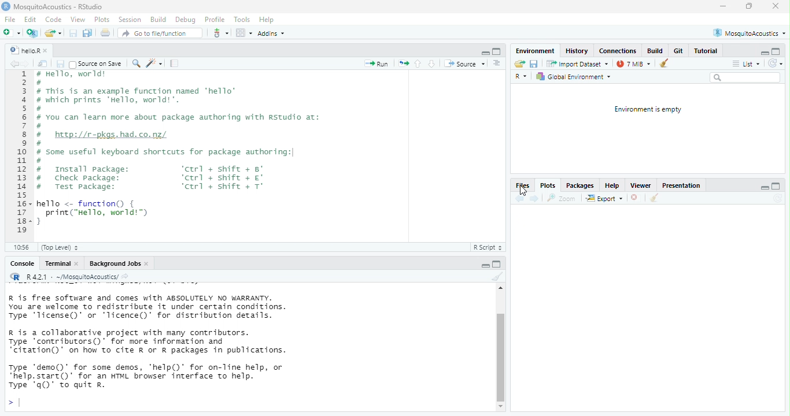 The height and width of the screenshot is (416, 790). Describe the element at coordinates (61, 64) in the screenshot. I see `save current document` at that location.